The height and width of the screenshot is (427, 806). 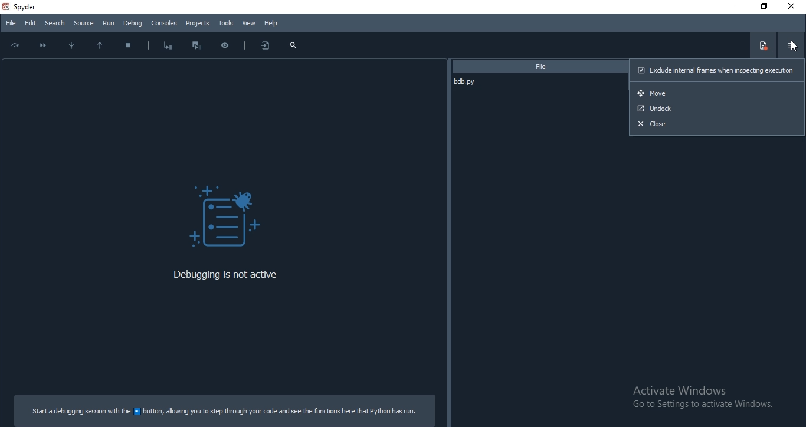 What do you see at coordinates (263, 45) in the screenshot?
I see `more` at bounding box center [263, 45].